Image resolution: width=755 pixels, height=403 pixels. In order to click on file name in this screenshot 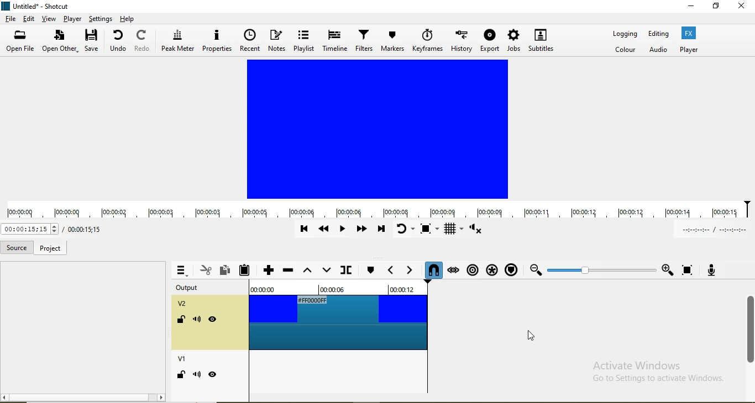, I will do `click(37, 6)`.